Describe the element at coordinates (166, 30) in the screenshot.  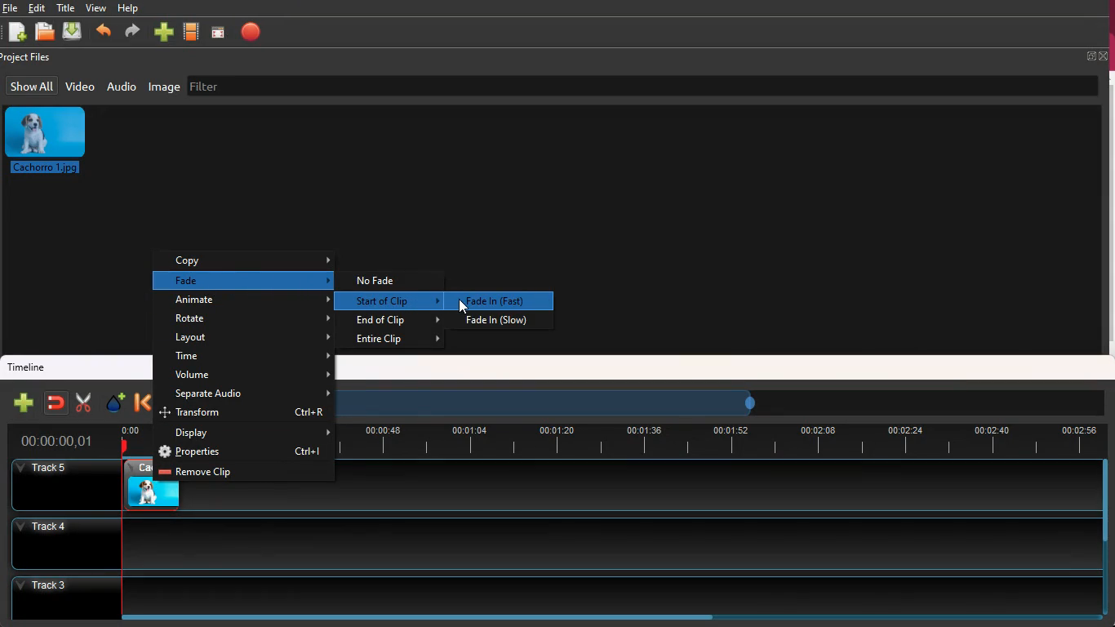
I see `new` at that location.